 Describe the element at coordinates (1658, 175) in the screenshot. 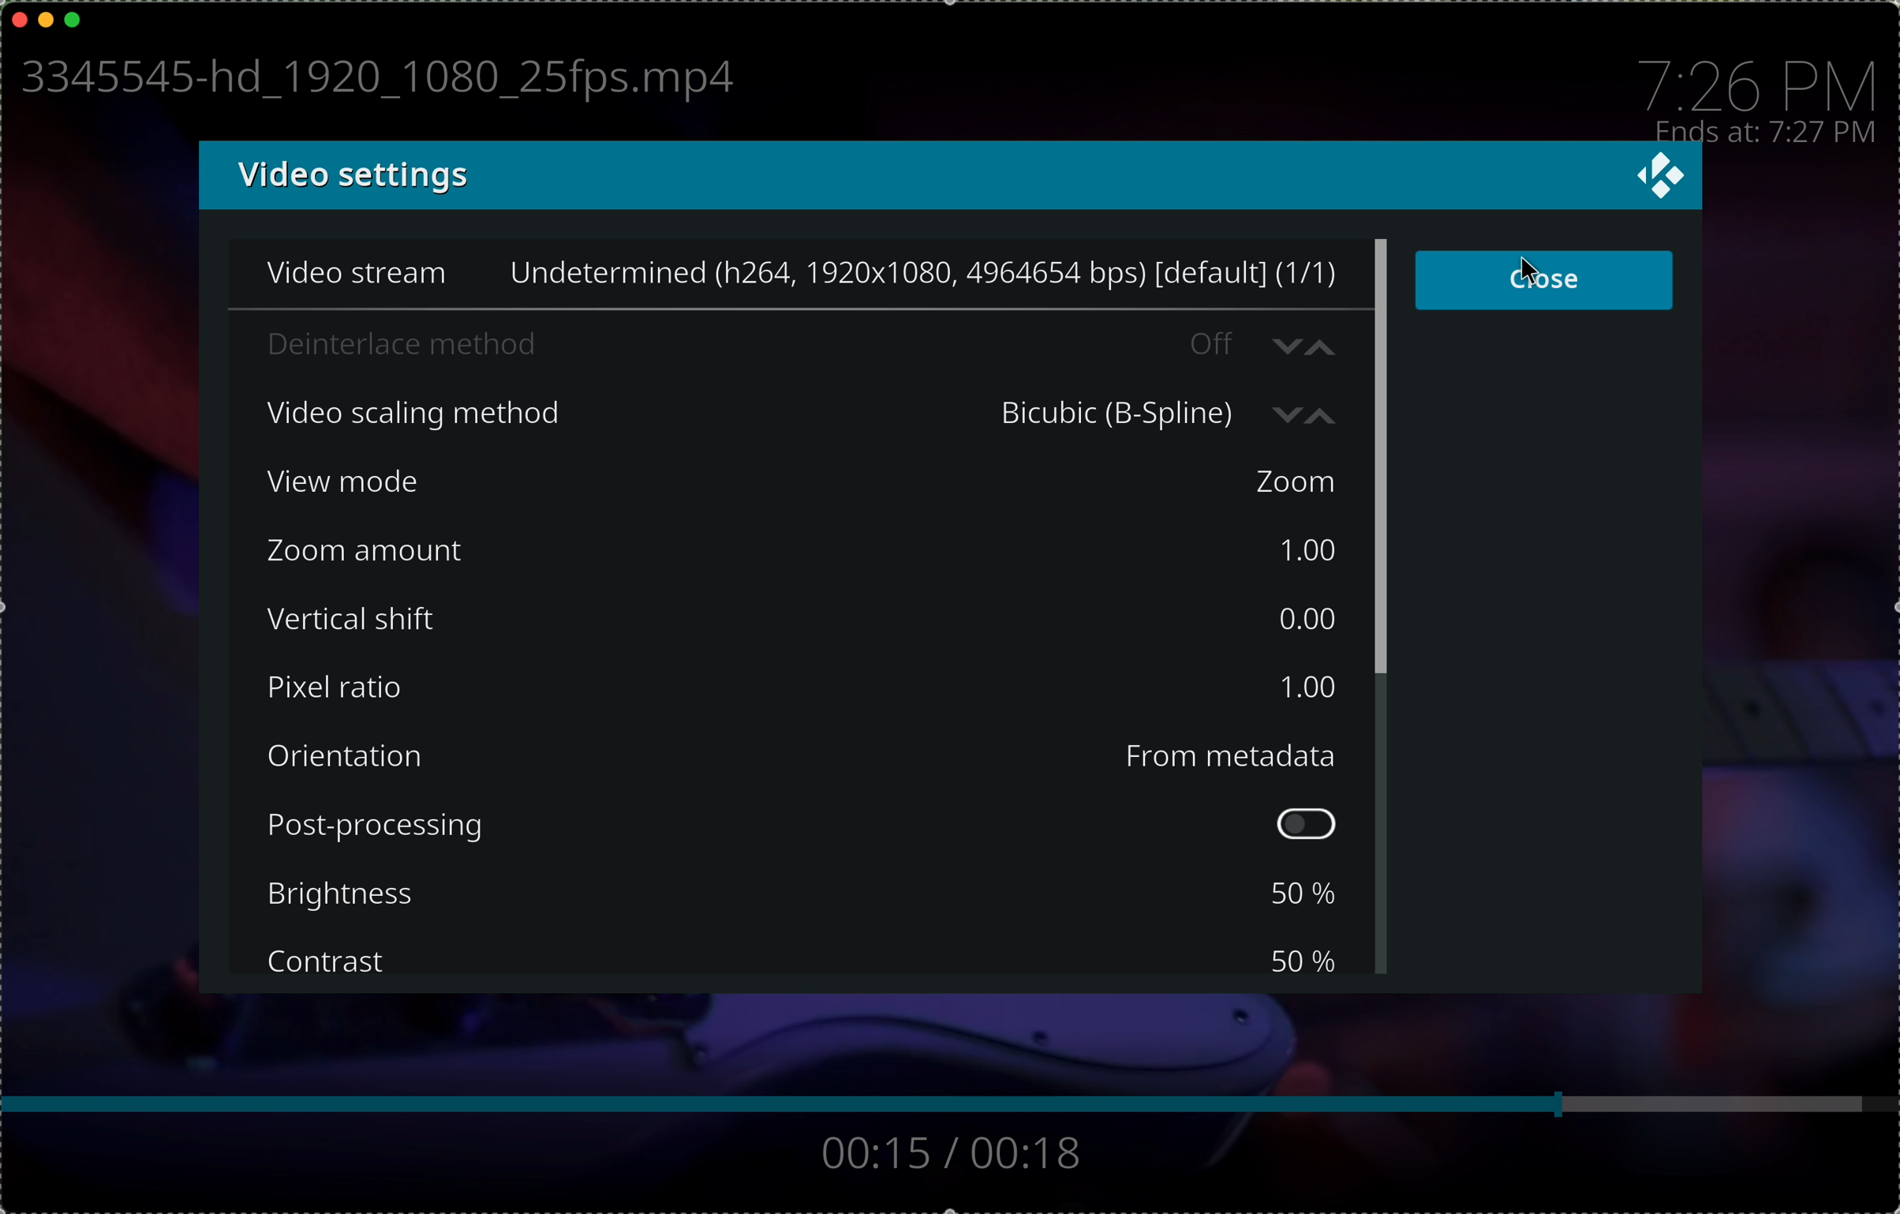

I see `close` at that location.